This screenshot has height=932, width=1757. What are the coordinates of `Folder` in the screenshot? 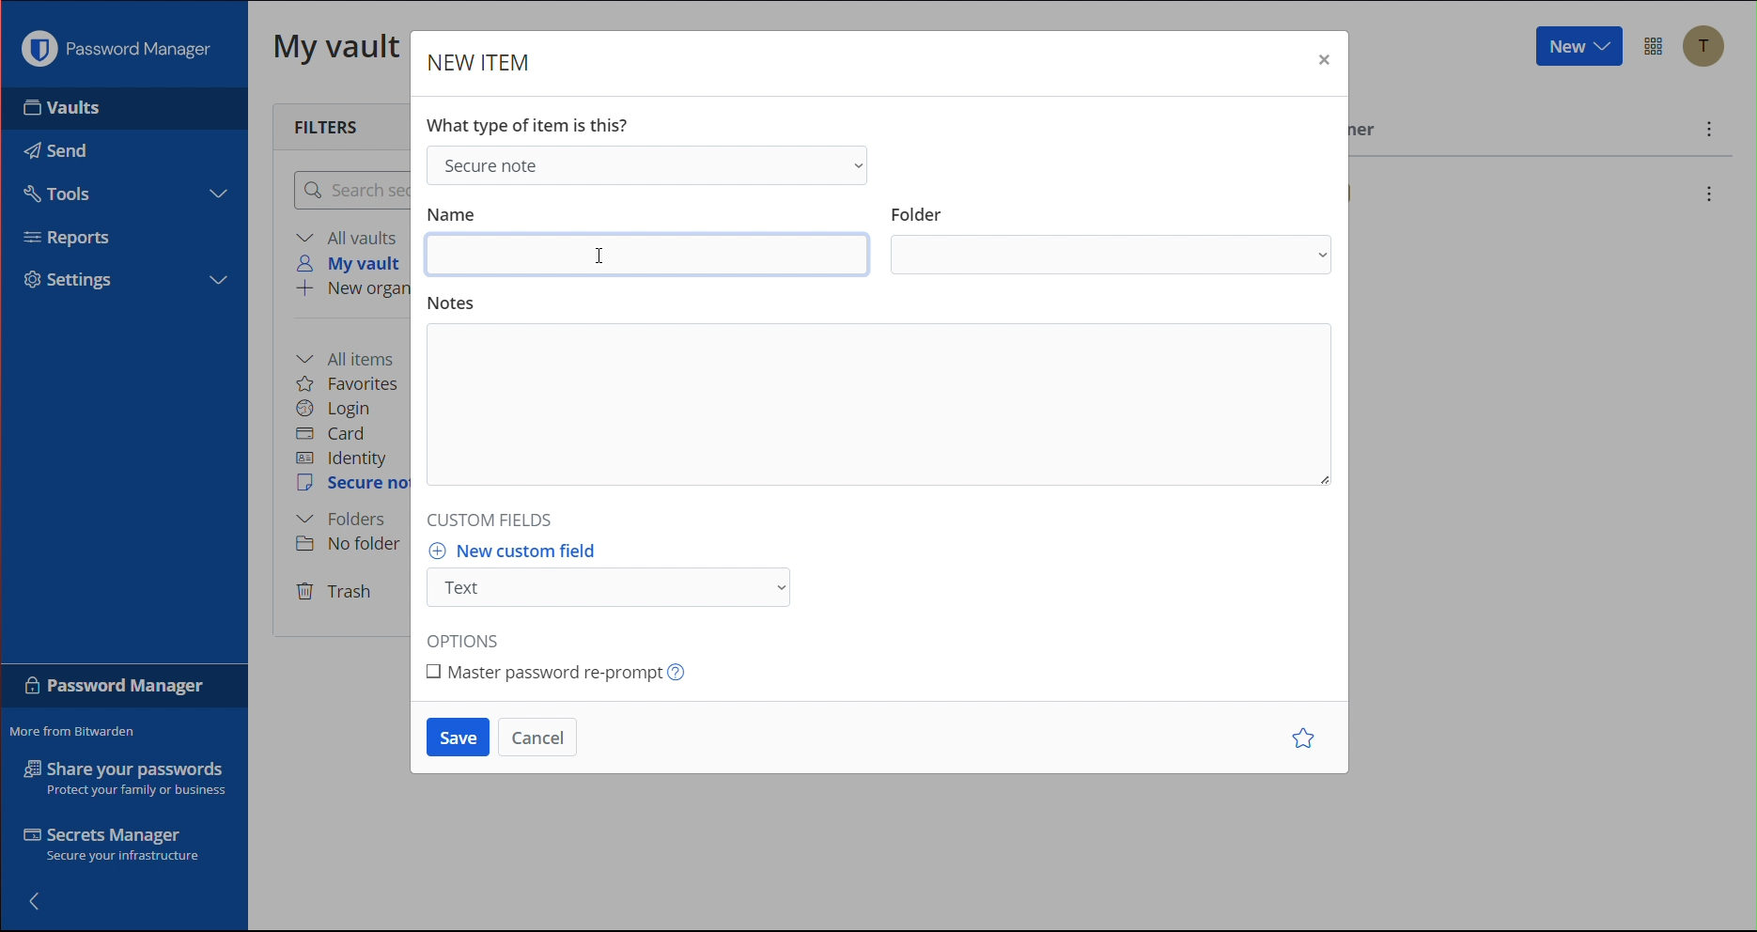 It's located at (1114, 256).